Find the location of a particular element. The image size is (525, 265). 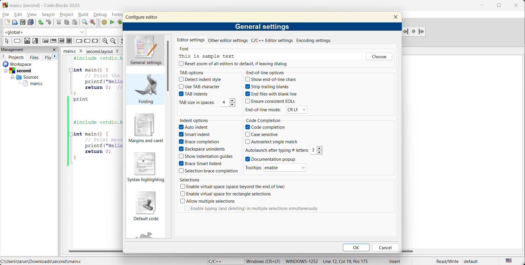

replace is located at coordinates (93, 22).